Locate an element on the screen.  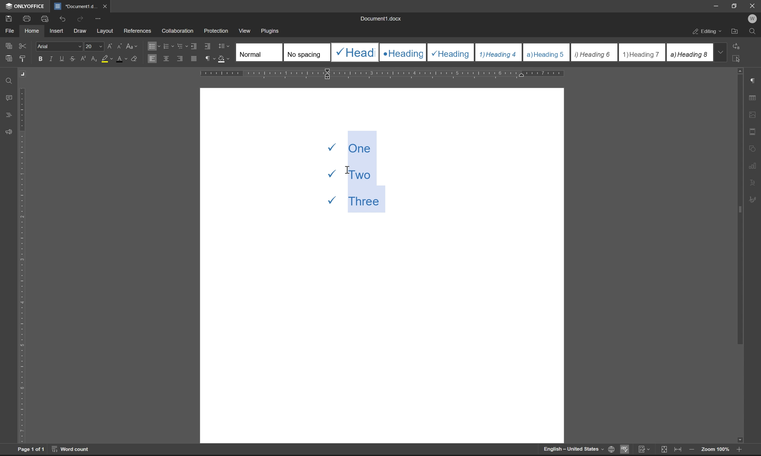
cursor is located at coordinates (347, 171).